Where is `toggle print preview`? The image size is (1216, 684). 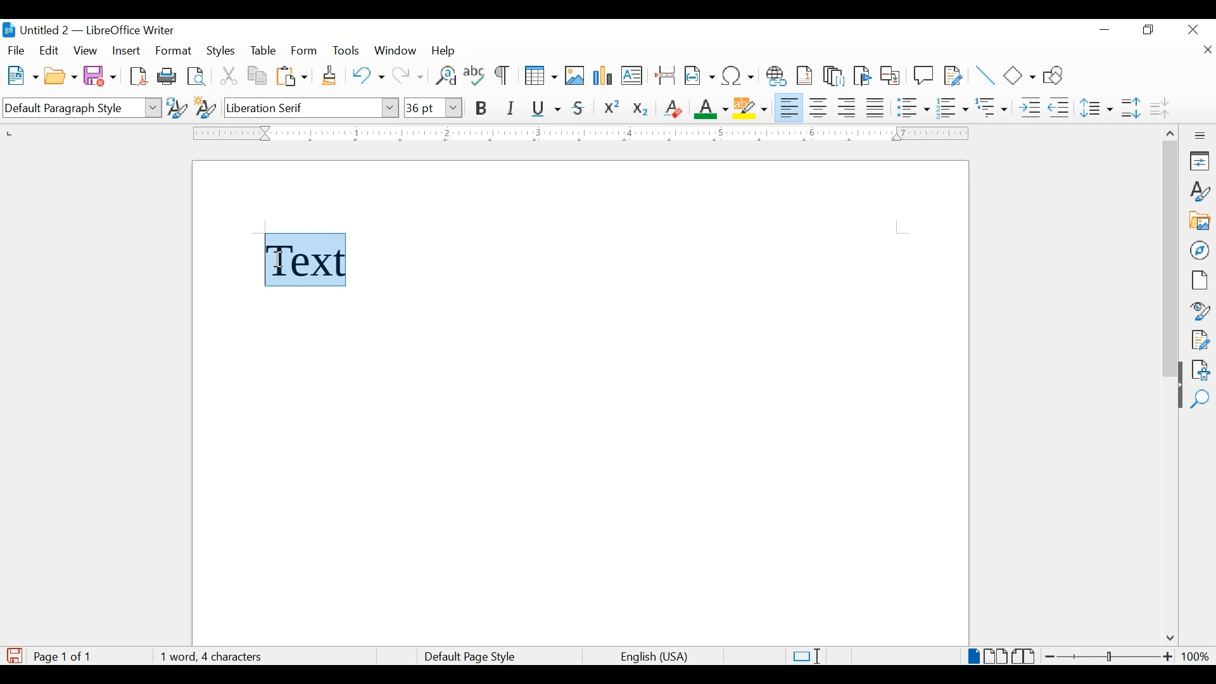 toggle print preview is located at coordinates (198, 76).